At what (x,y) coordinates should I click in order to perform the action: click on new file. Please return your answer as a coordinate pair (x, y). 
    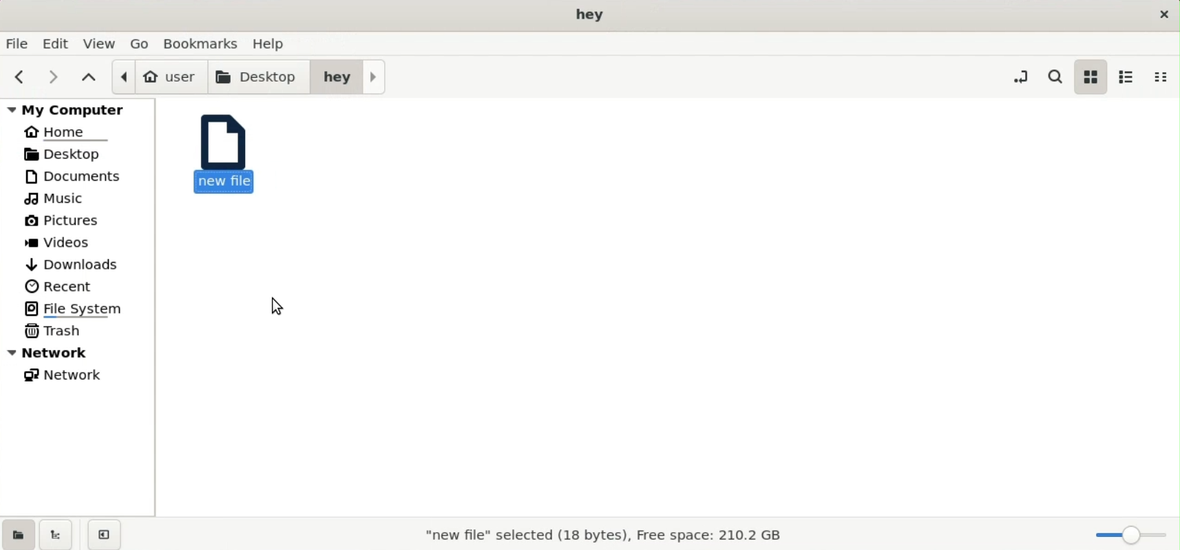
    Looking at the image, I should click on (226, 153).